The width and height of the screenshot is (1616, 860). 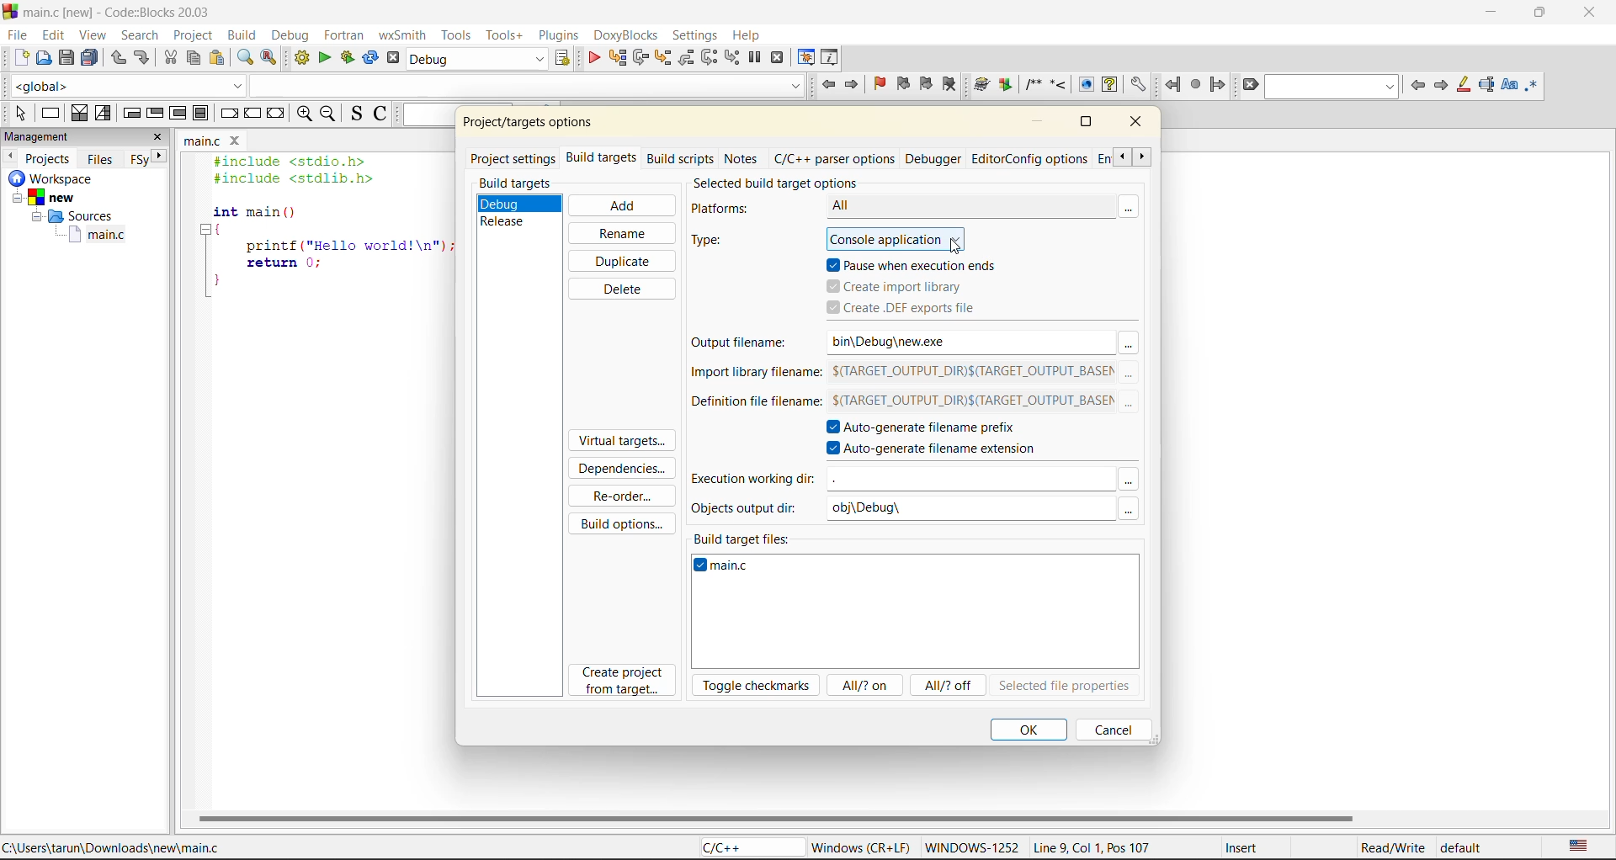 I want to click on type, so click(x=710, y=237).